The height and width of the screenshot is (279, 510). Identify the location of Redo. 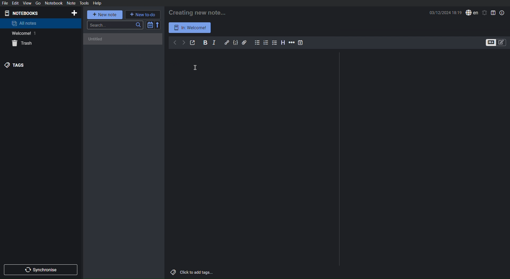
(184, 43).